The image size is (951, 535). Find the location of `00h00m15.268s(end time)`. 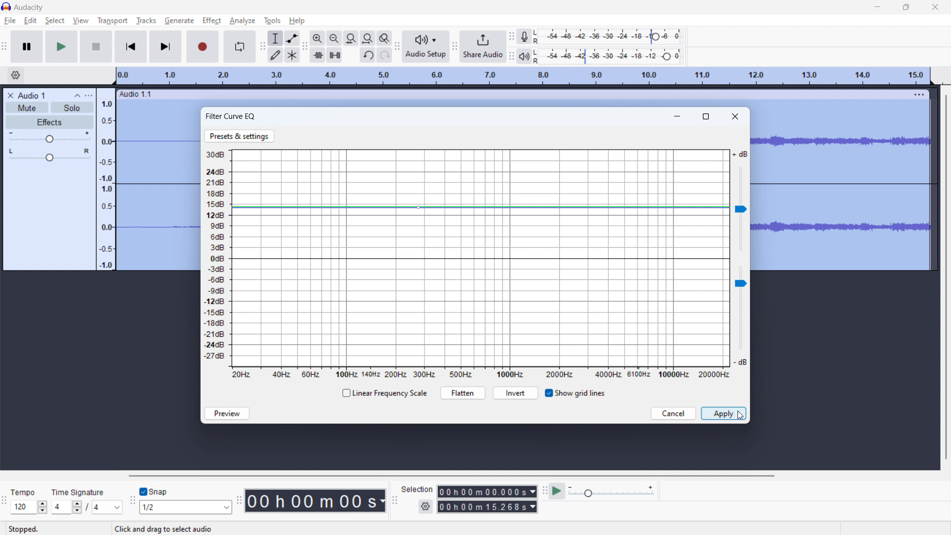

00h00m15.268s(end time) is located at coordinates (487, 507).